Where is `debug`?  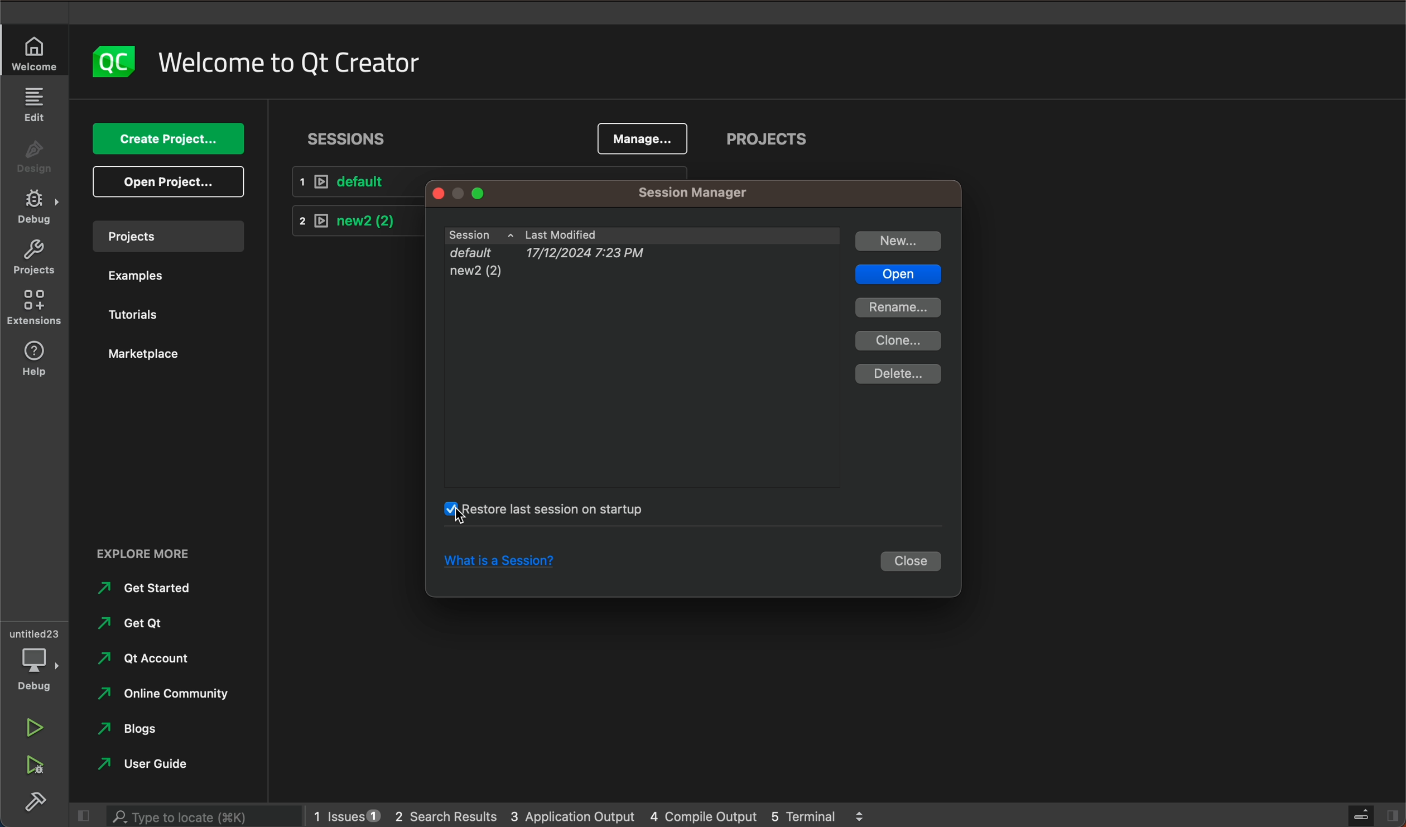
debug is located at coordinates (36, 658).